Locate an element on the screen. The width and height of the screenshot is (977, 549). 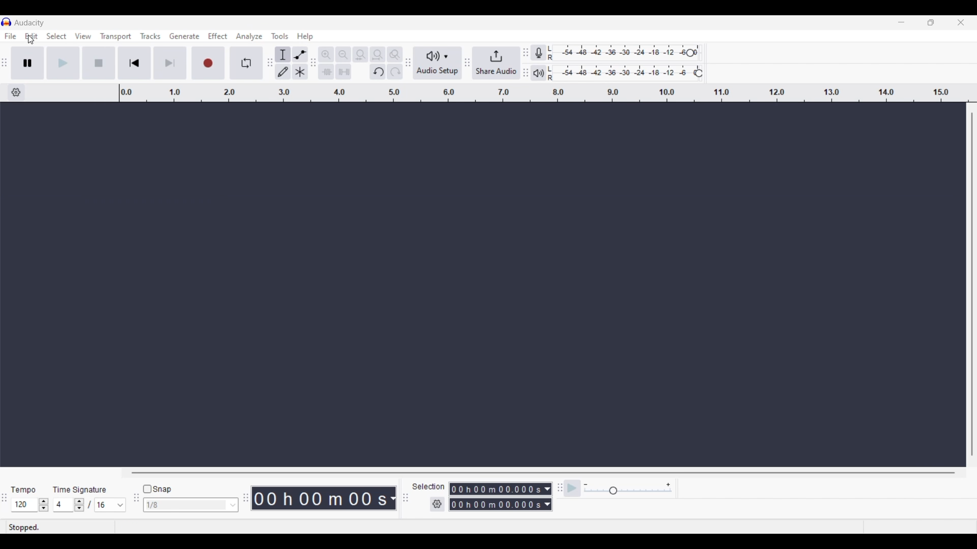
Vertical slide bar is located at coordinates (971, 284).